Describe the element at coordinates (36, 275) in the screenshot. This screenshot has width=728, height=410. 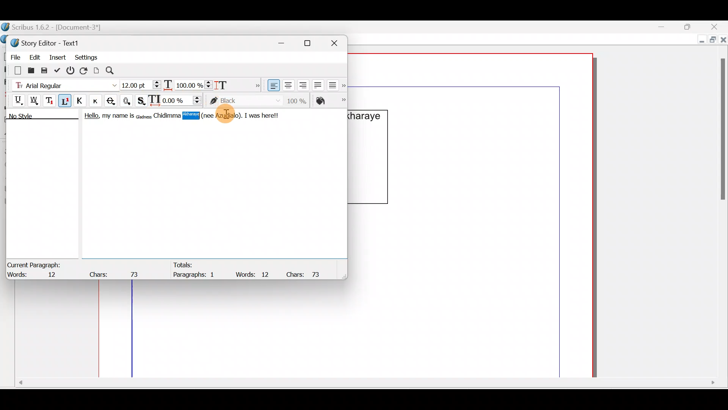
I see `Words: 12` at that location.